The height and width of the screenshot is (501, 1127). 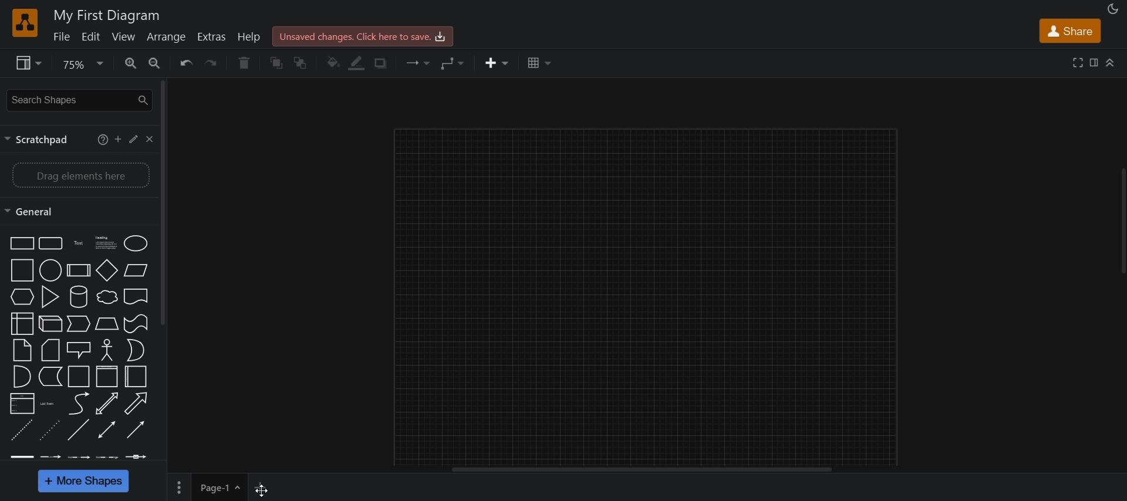 I want to click on share, so click(x=1069, y=32).